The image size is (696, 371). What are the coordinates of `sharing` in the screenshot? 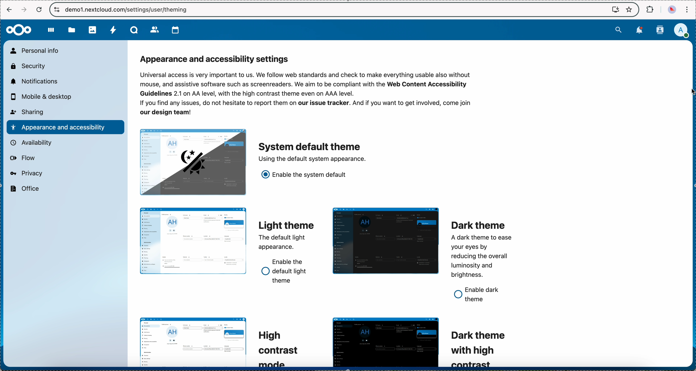 It's located at (28, 112).